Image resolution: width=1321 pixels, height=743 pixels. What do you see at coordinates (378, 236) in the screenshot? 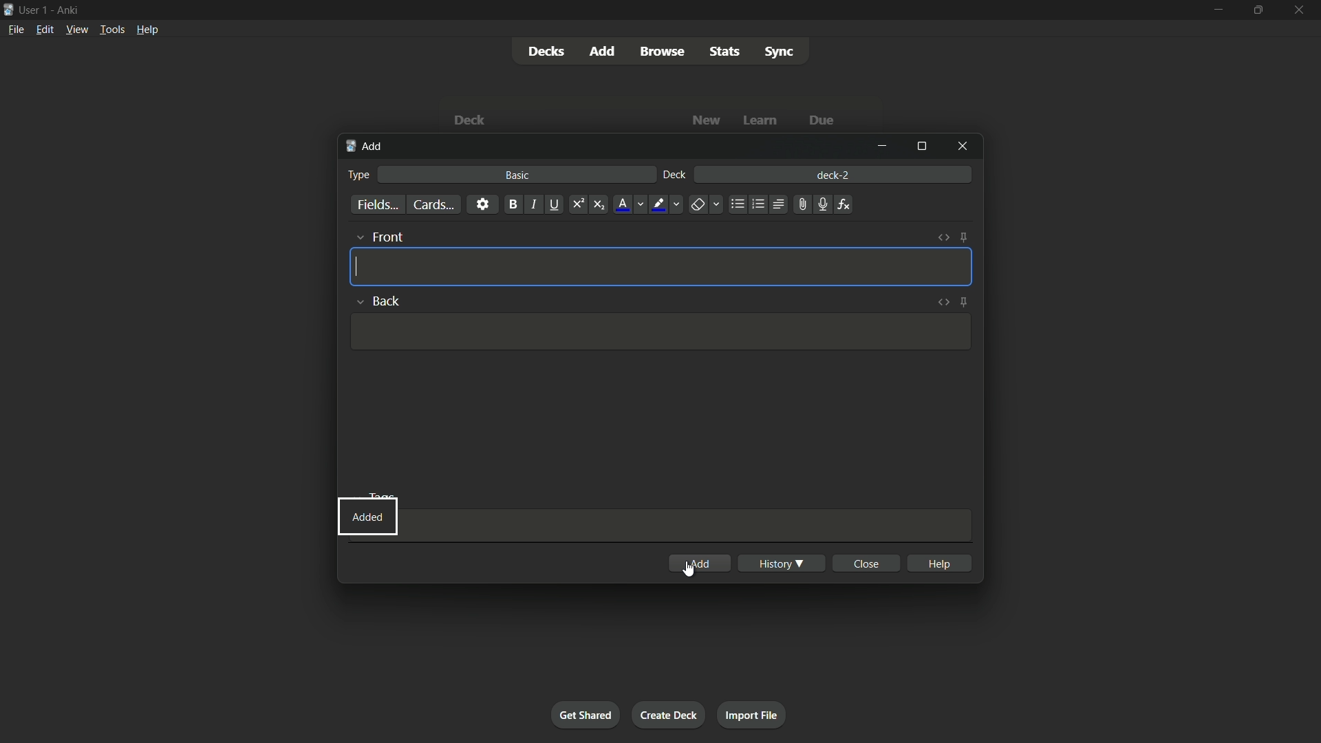
I see `front` at bounding box center [378, 236].